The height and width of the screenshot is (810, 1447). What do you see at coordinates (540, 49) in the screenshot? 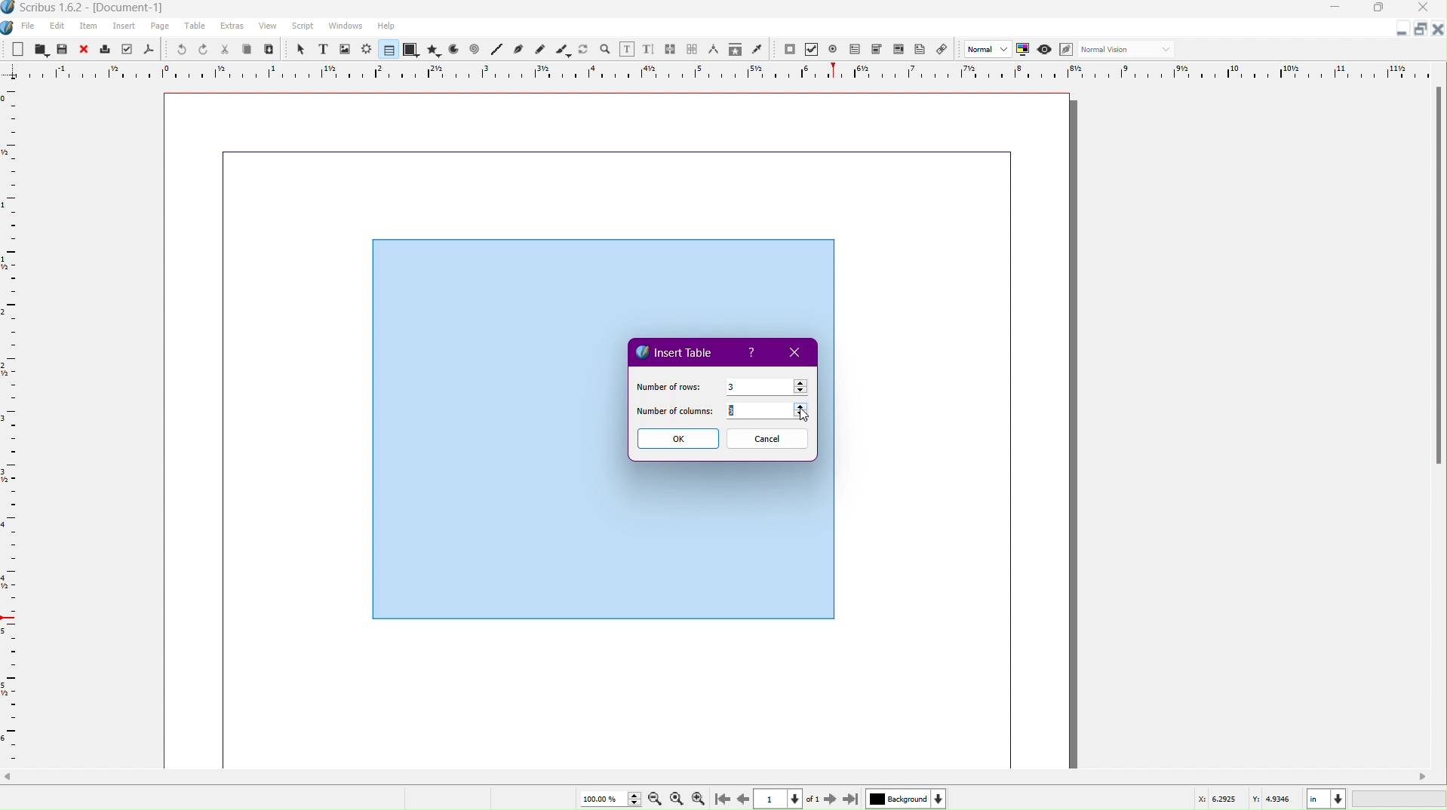
I see `Freehand Line` at bounding box center [540, 49].